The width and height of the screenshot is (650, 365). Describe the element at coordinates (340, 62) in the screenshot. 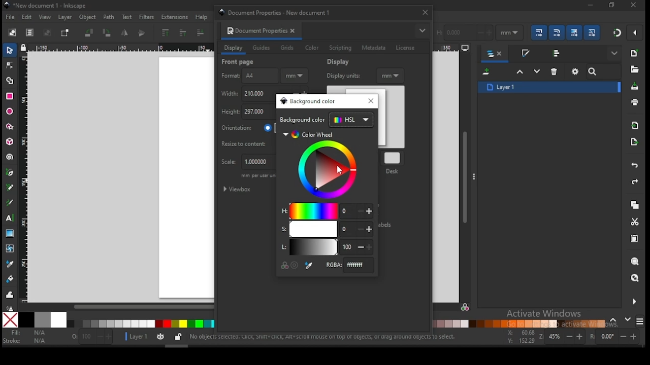

I see `display` at that location.